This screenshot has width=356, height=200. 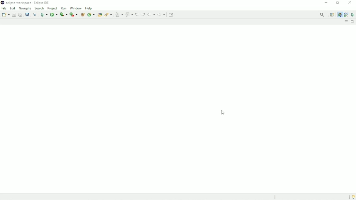 I want to click on Minimize, so click(x=346, y=21).